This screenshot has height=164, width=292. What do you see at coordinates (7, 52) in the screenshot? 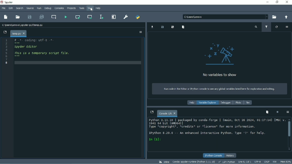
I see `Serial numbers` at bounding box center [7, 52].